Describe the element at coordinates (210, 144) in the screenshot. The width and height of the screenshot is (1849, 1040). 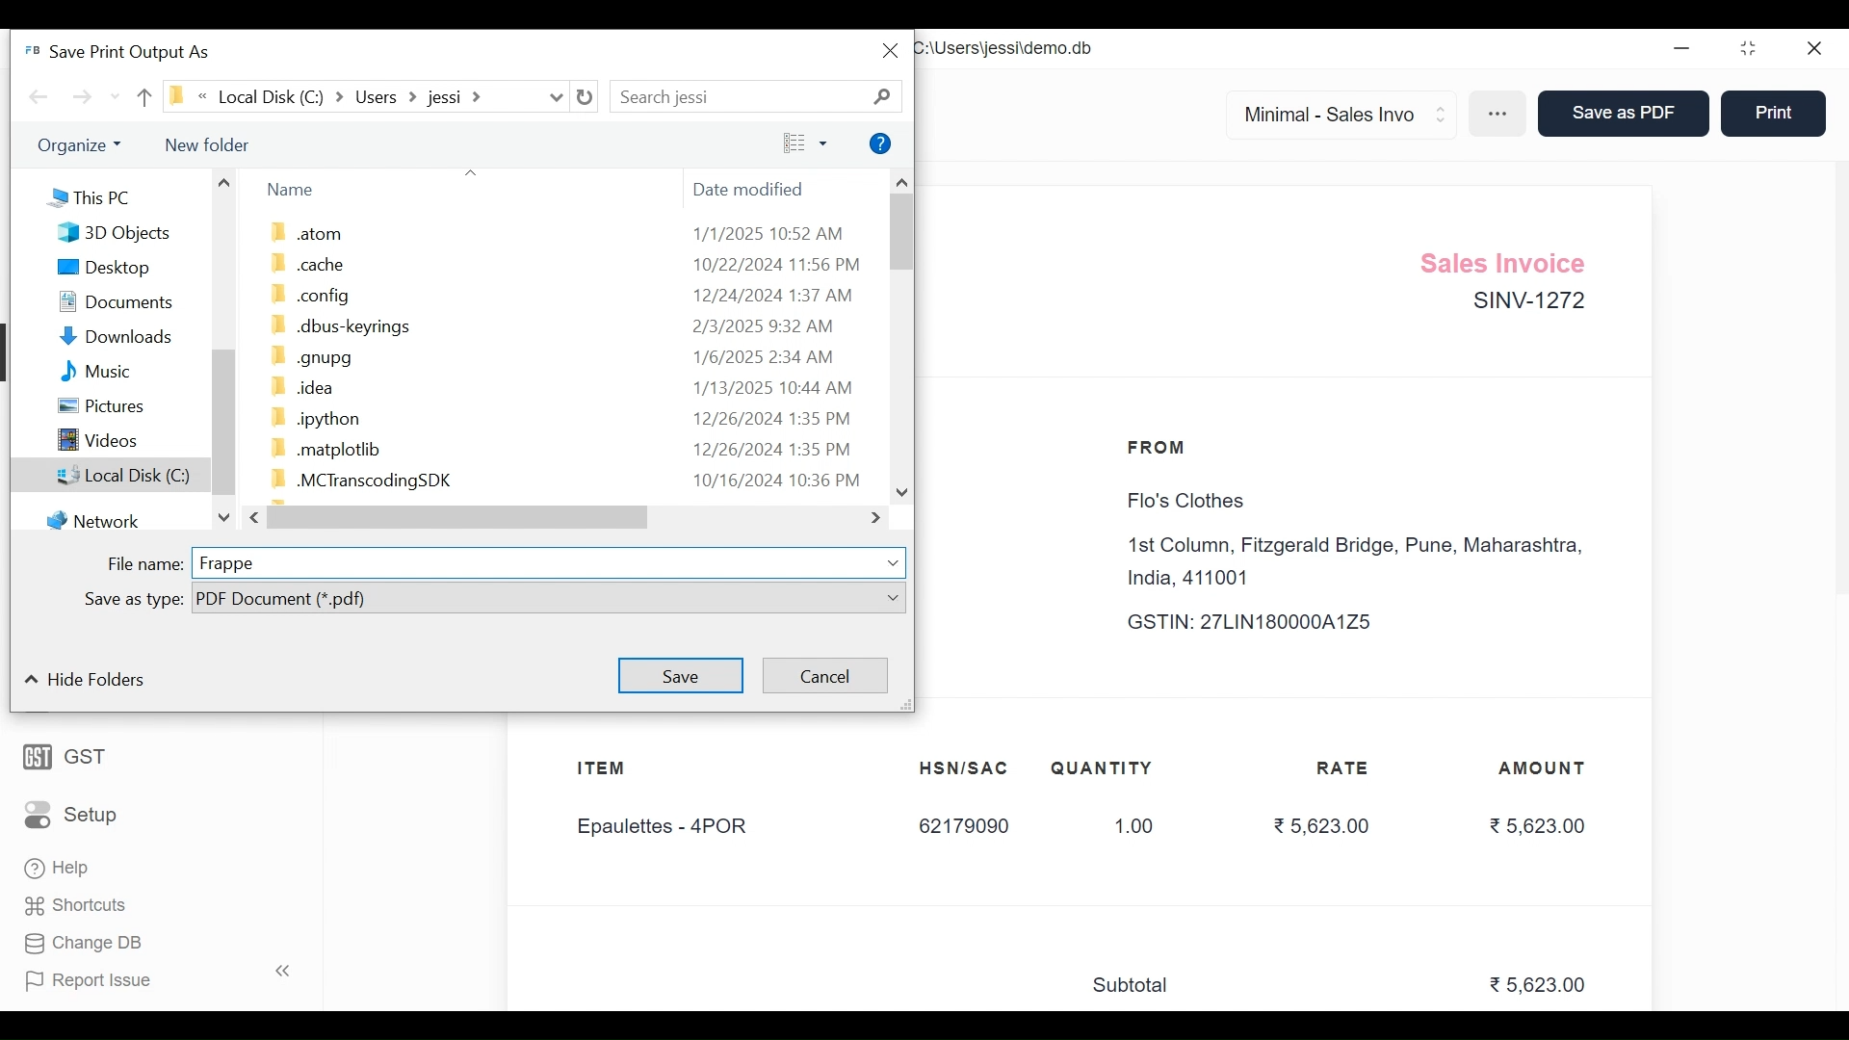
I see `New folder` at that location.